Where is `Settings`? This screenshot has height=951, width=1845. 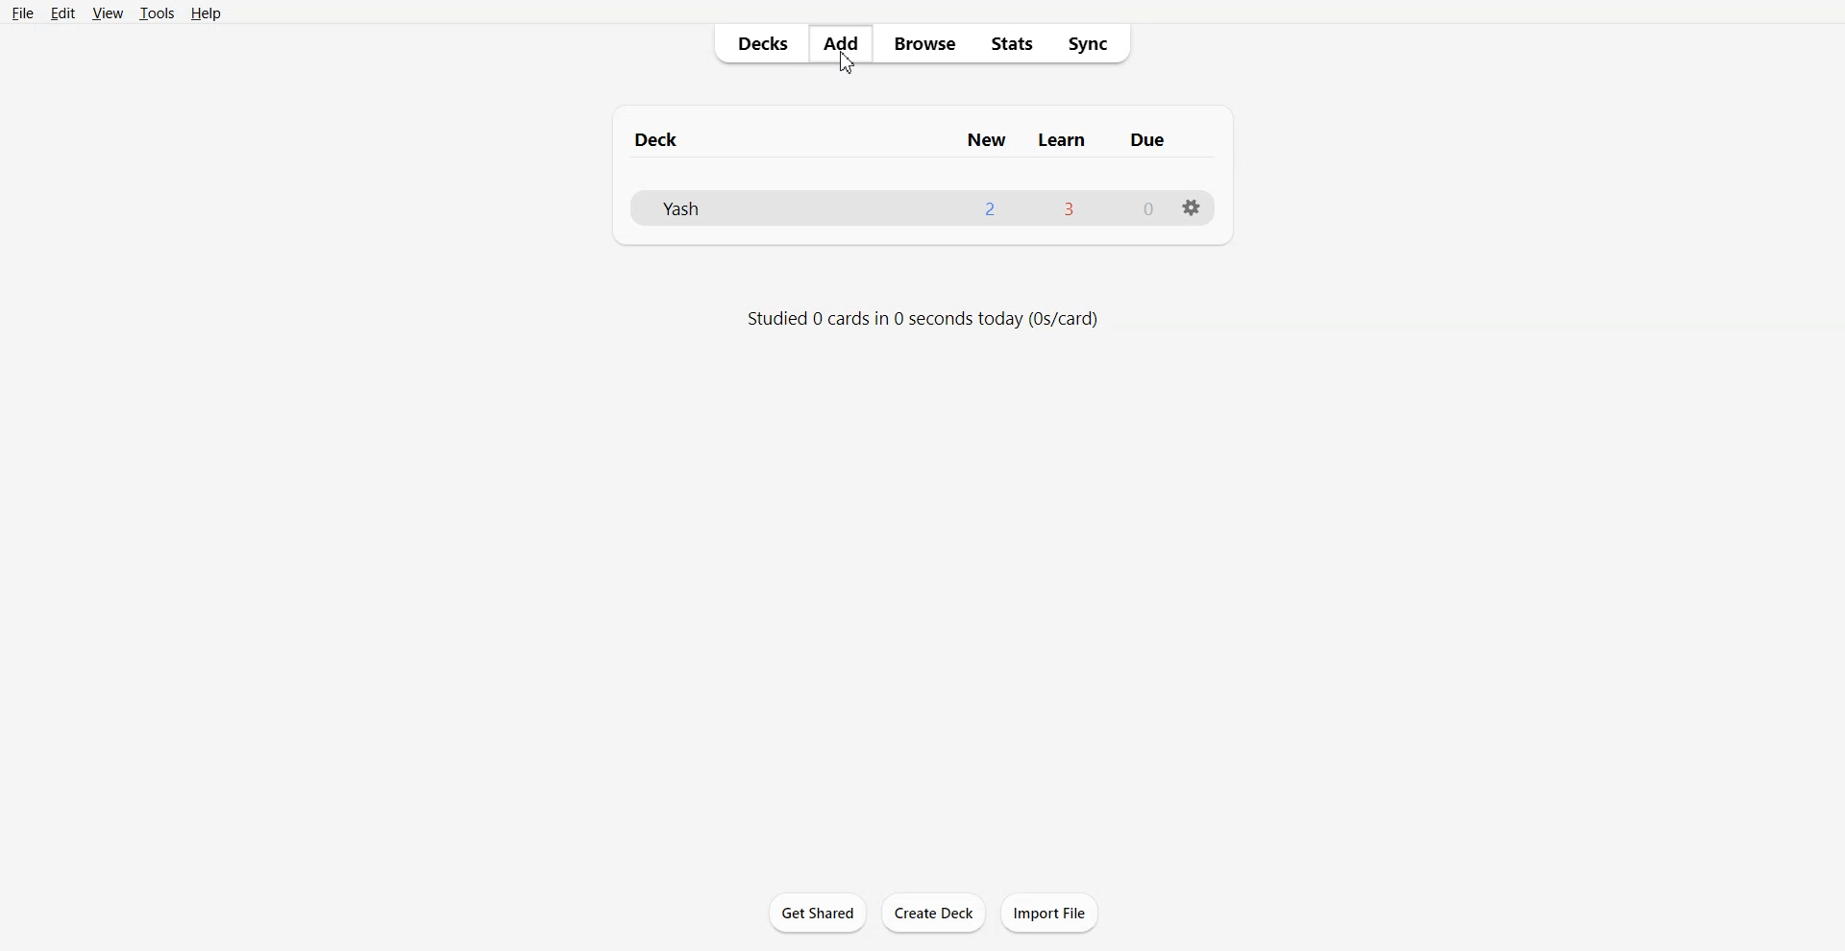
Settings is located at coordinates (1191, 208).